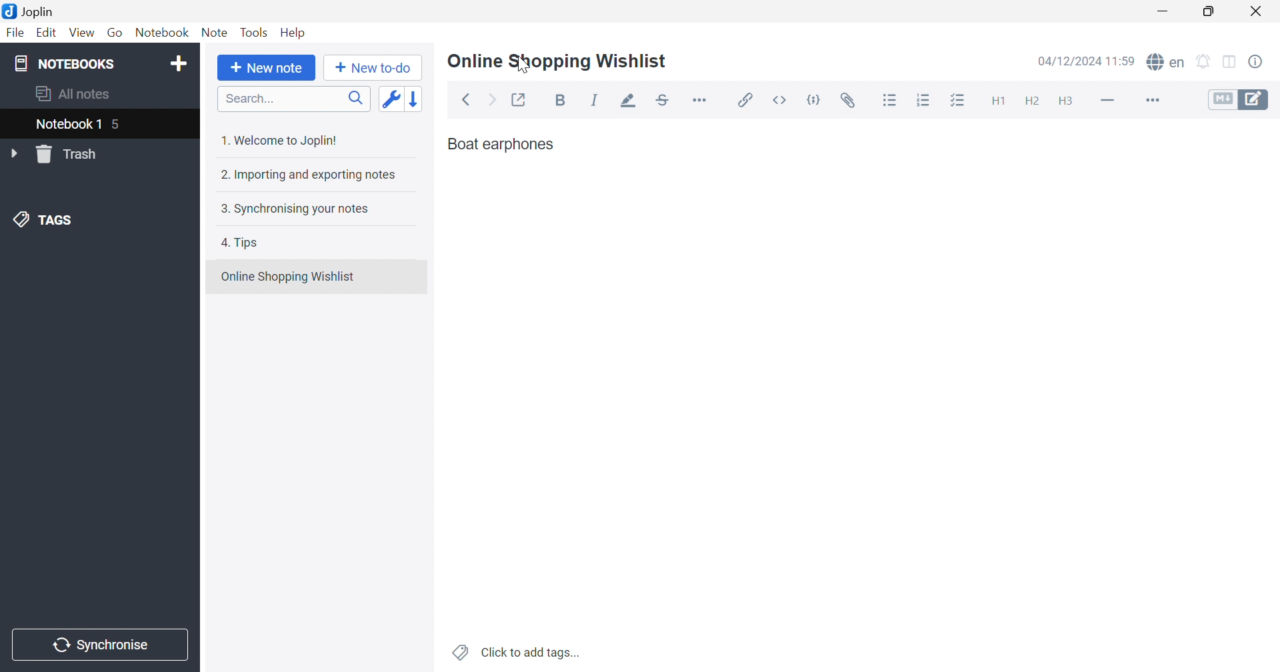  Describe the element at coordinates (494, 101) in the screenshot. I see `Forward` at that location.